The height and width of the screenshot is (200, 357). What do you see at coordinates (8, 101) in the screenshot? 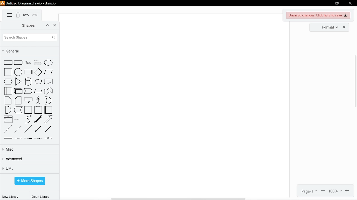
I see `note` at bounding box center [8, 101].